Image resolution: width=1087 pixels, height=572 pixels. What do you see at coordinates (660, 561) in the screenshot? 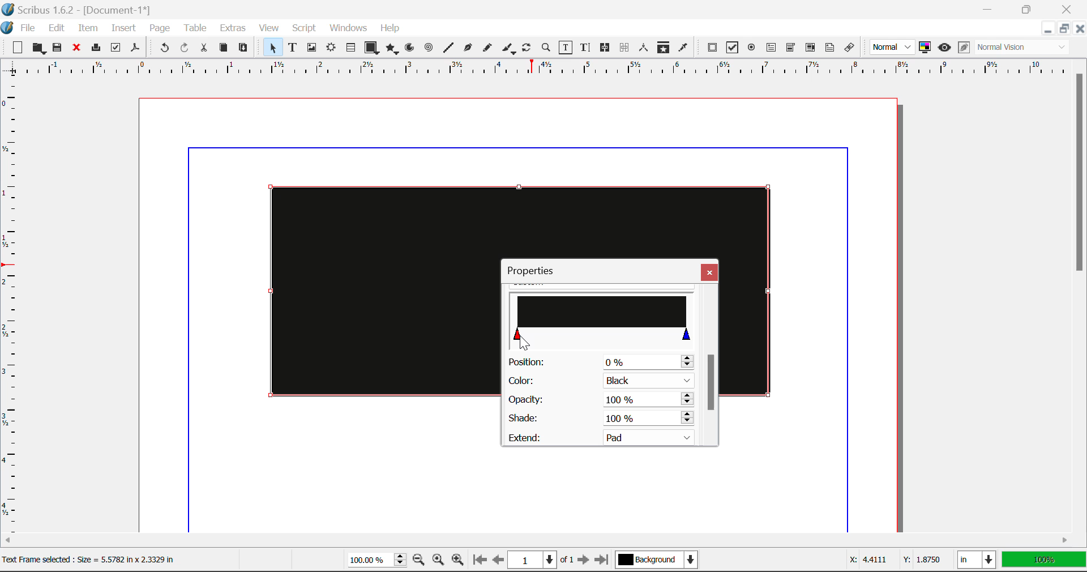
I see `Background` at bounding box center [660, 561].